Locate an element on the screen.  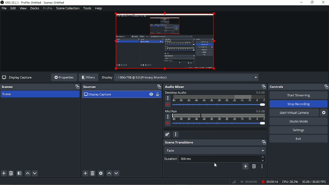
Move scene down is located at coordinates (37, 173).